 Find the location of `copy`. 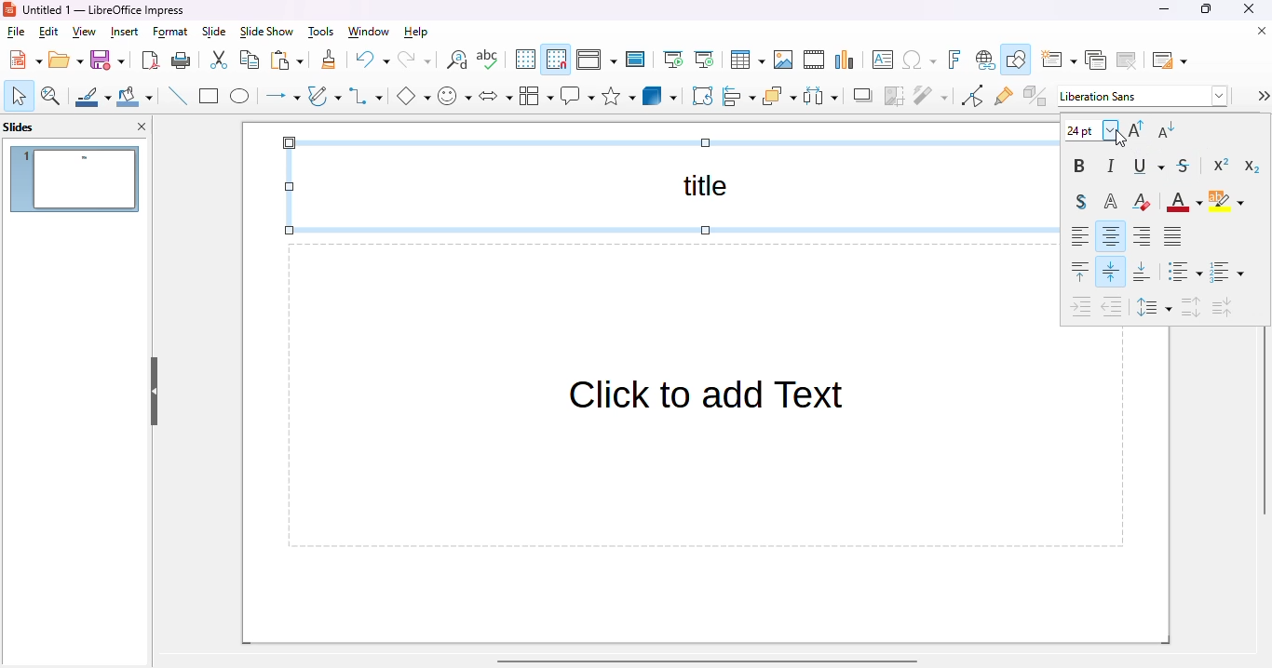

copy is located at coordinates (250, 60).